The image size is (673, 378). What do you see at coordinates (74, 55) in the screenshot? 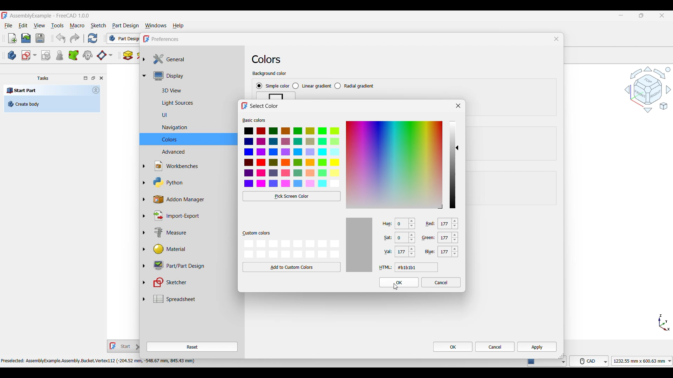
I see `Create a sub-object shape binder` at bounding box center [74, 55].